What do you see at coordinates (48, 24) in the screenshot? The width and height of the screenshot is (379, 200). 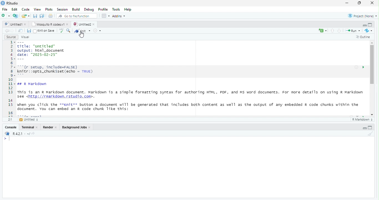 I see `Mosquito R codes.v1` at bounding box center [48, 24].